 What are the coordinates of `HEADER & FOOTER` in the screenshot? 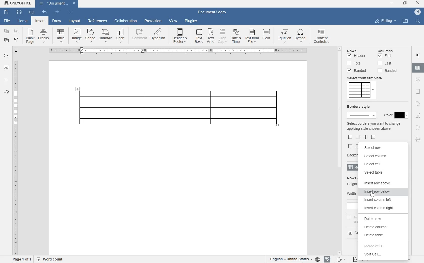 It's located at (180, 36).